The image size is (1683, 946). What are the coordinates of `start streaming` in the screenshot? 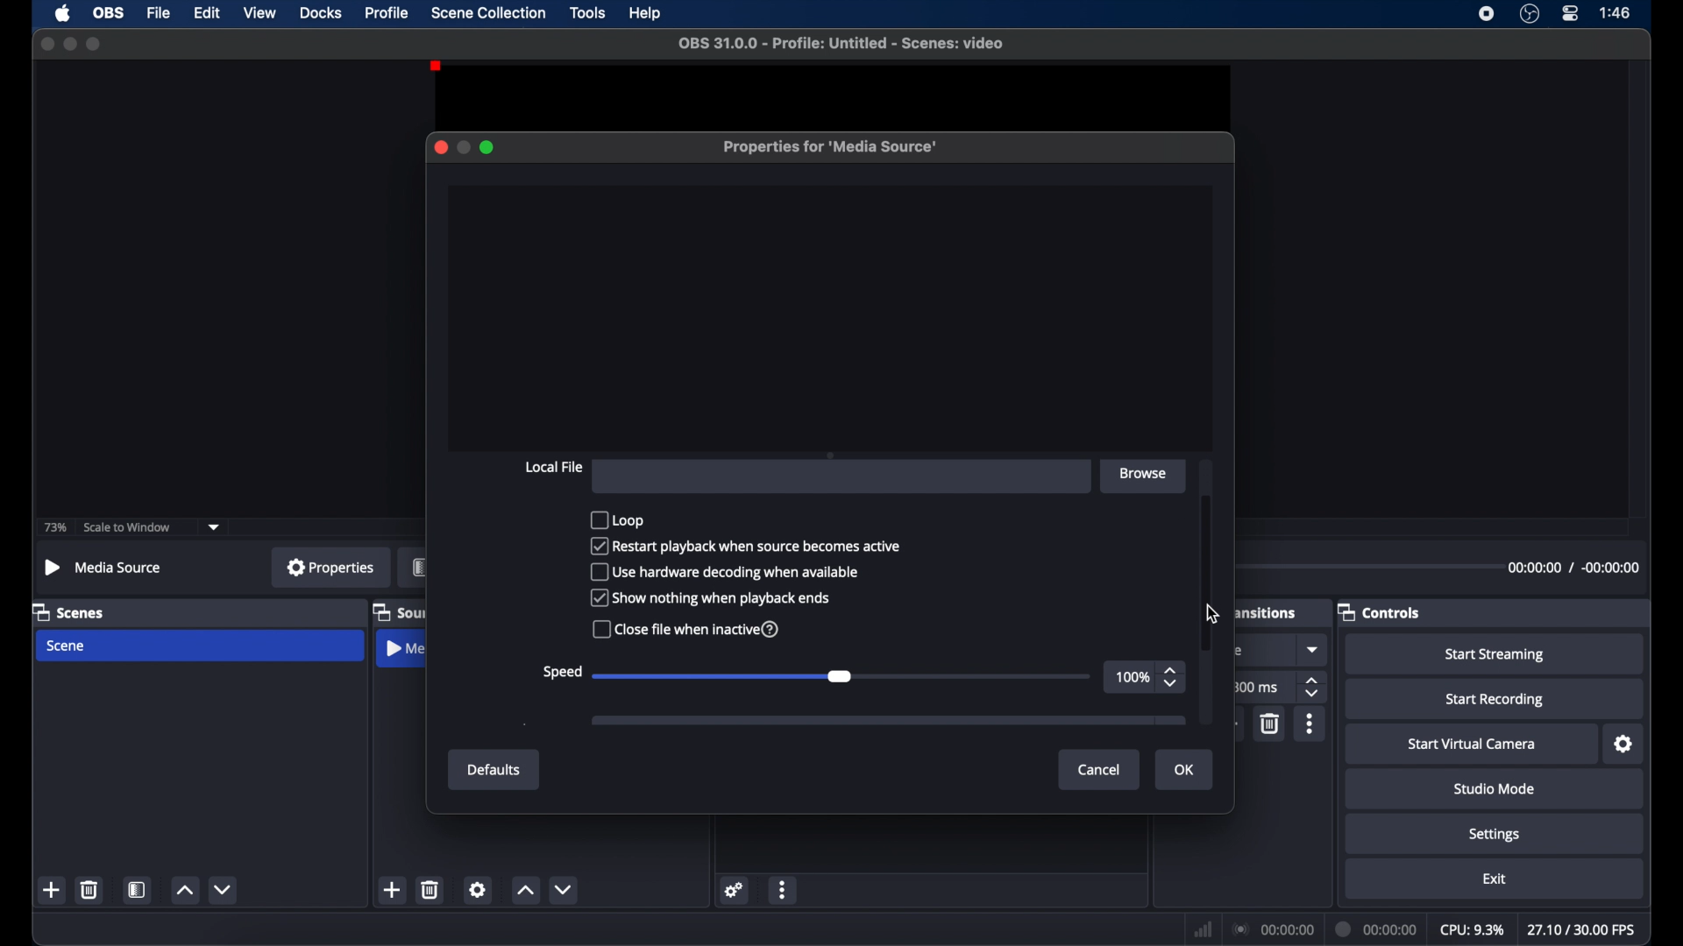 It's located at (1495, 655).